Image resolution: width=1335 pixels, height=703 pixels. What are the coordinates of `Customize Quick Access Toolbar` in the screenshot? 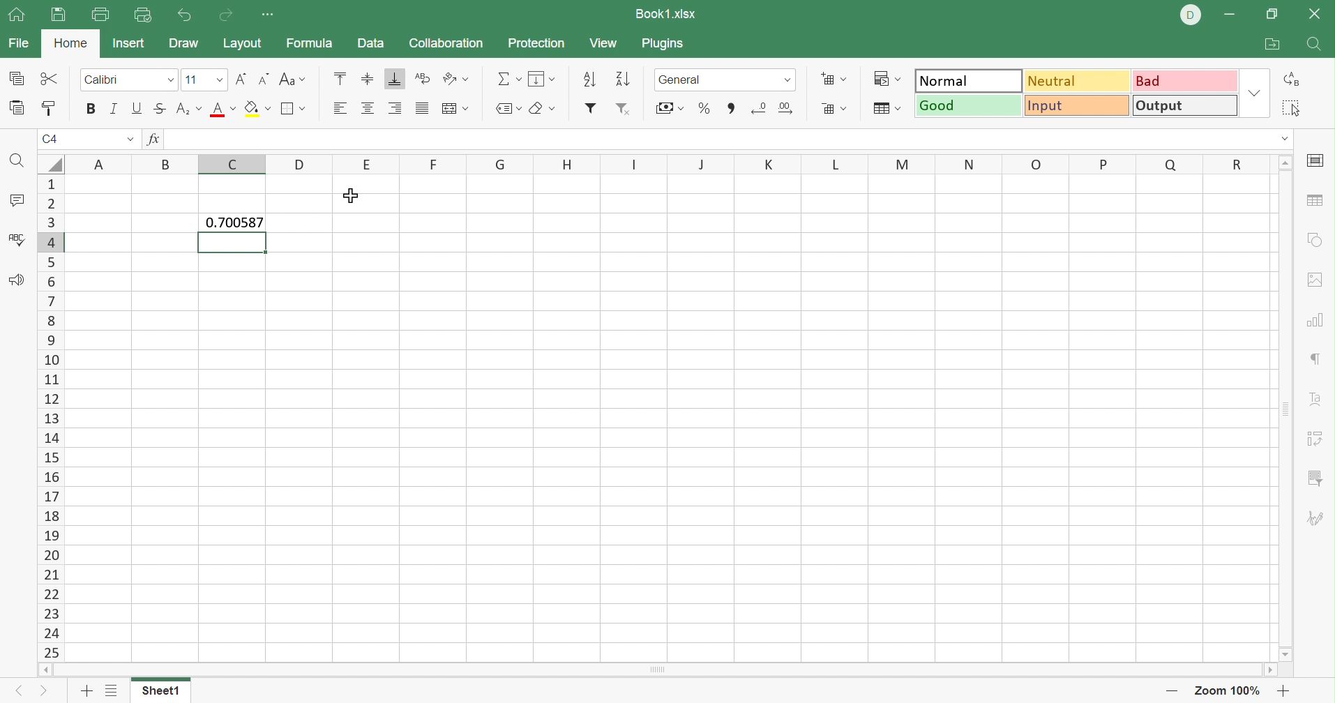 It's located at (268, 15).